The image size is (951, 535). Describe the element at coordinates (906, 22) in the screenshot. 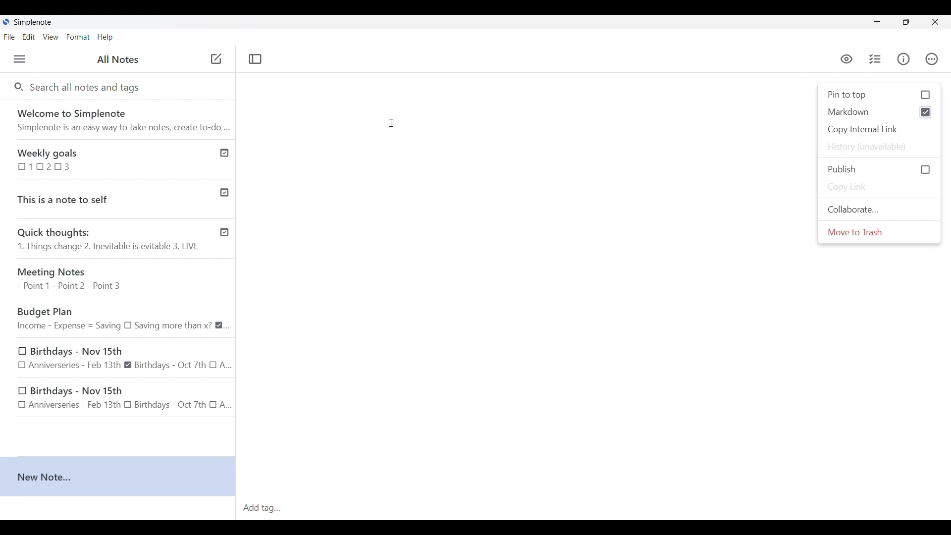

I see `Show interface in a smaller tab` at that location.